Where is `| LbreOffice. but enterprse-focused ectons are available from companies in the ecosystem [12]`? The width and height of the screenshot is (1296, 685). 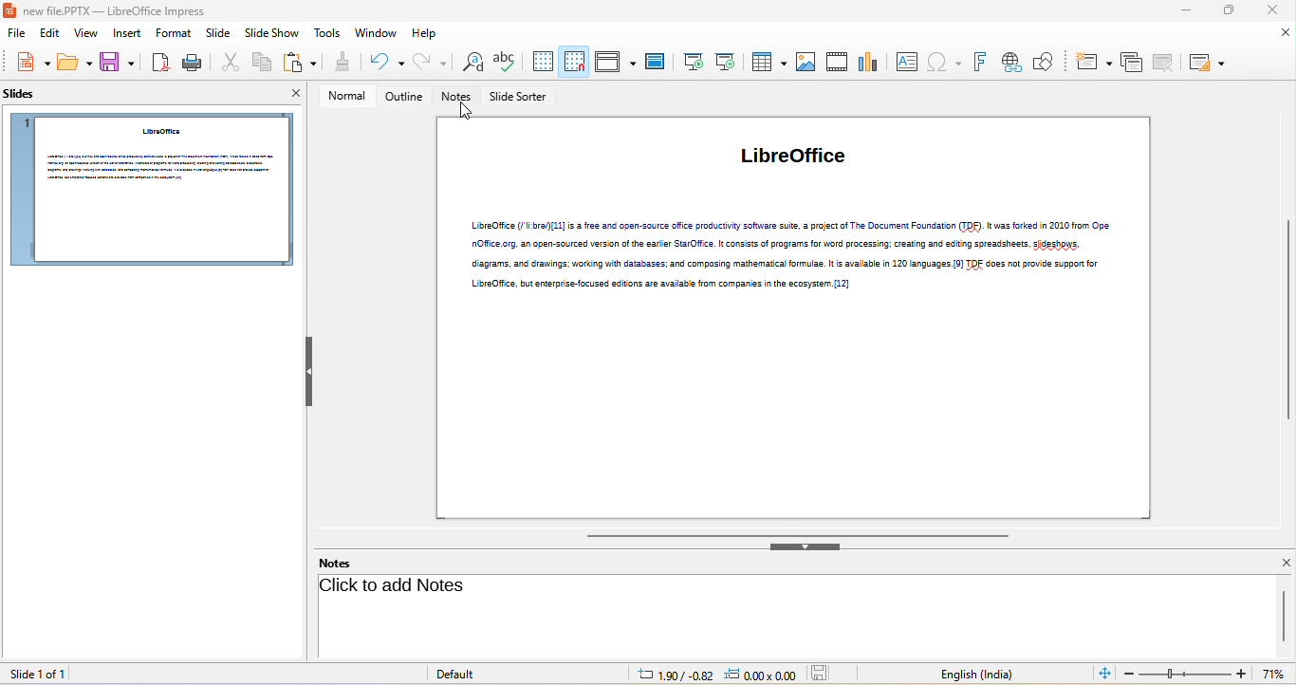 | LbreOffice. but enterprse-focused ectons are available from companies in the ecosystem [12] is located at coordinates (659, 286).